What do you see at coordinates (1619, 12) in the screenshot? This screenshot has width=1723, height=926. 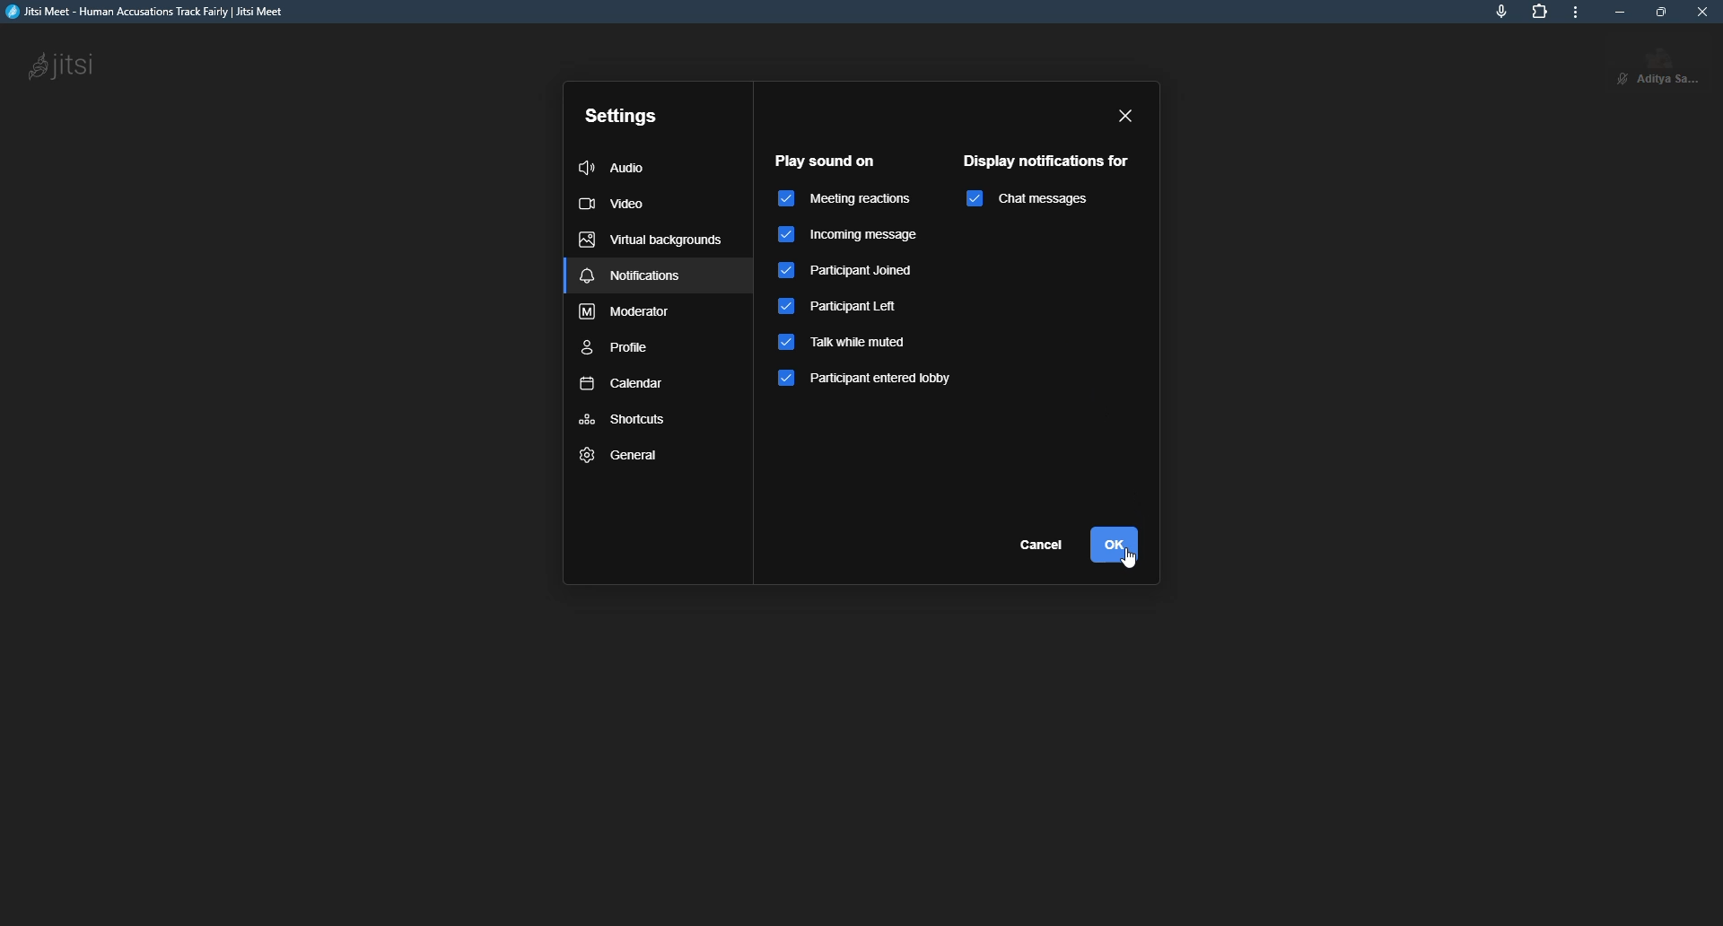 I see `minimize` at bounding box center [1619, 12].